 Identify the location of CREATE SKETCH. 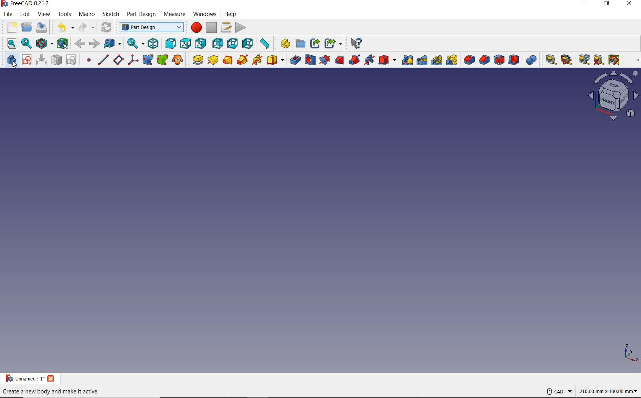
(26, 60).